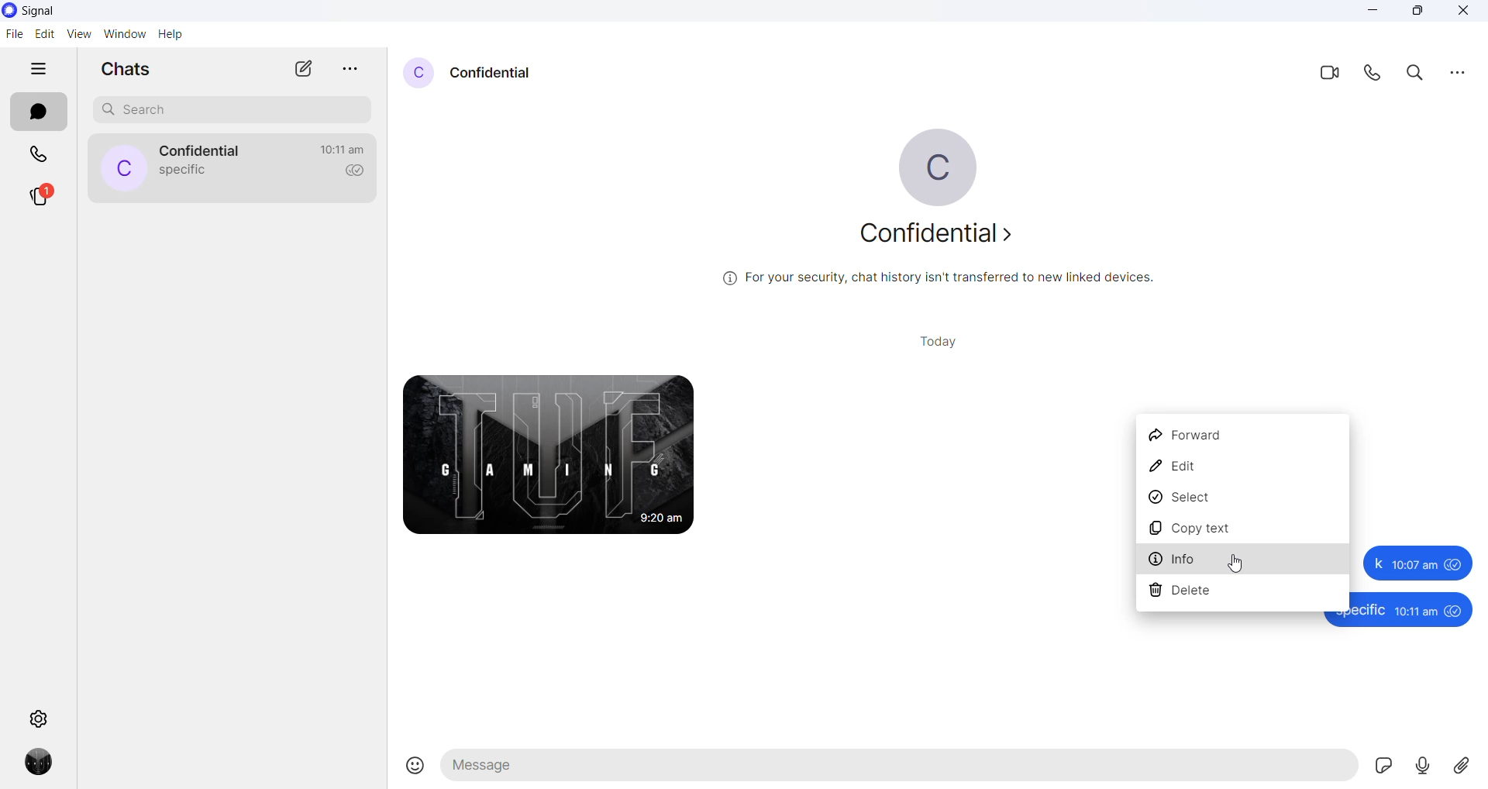 The width and height of the screenshot is (1488, 789). What do you see at coordinates (341, 150) in the screenshot?
I see `last active time` at bounding box center [341, 150].